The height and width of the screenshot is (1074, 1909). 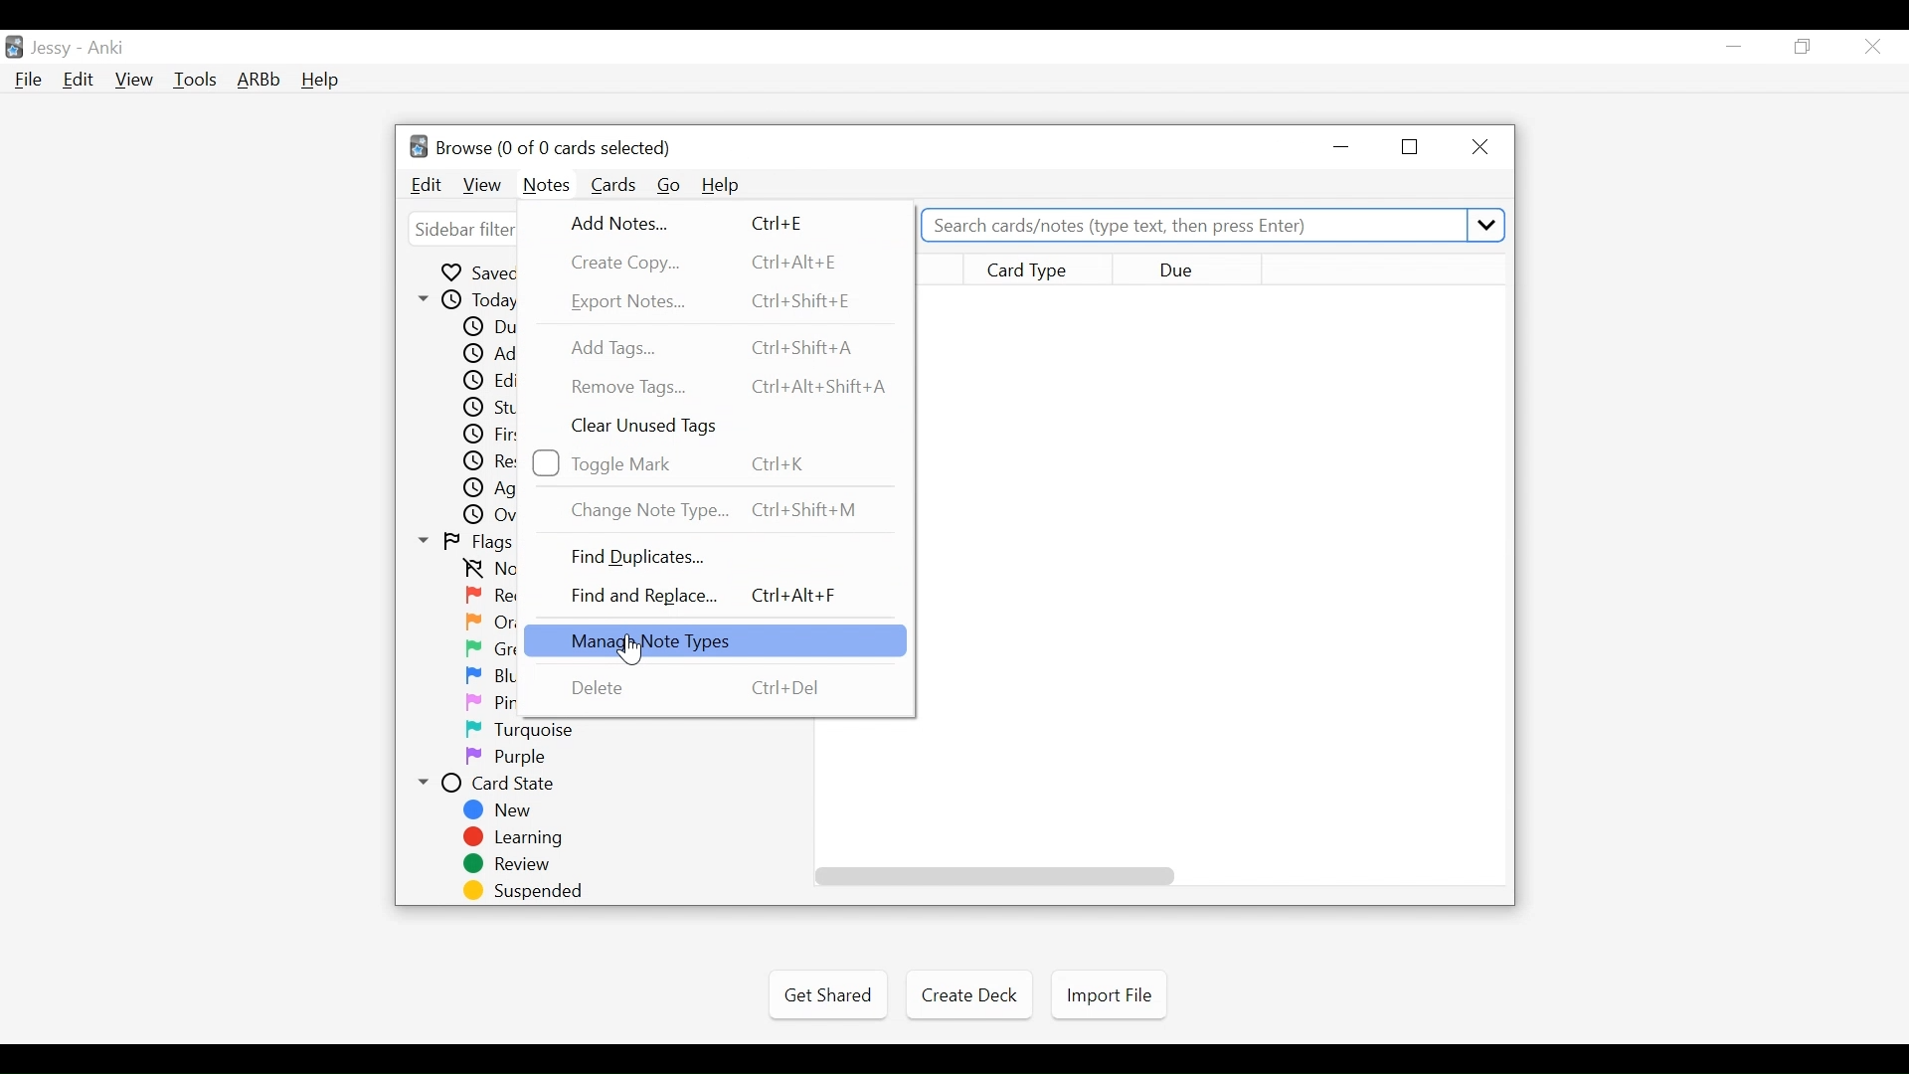 I want to click on Edit, so click(x=428, y=185).